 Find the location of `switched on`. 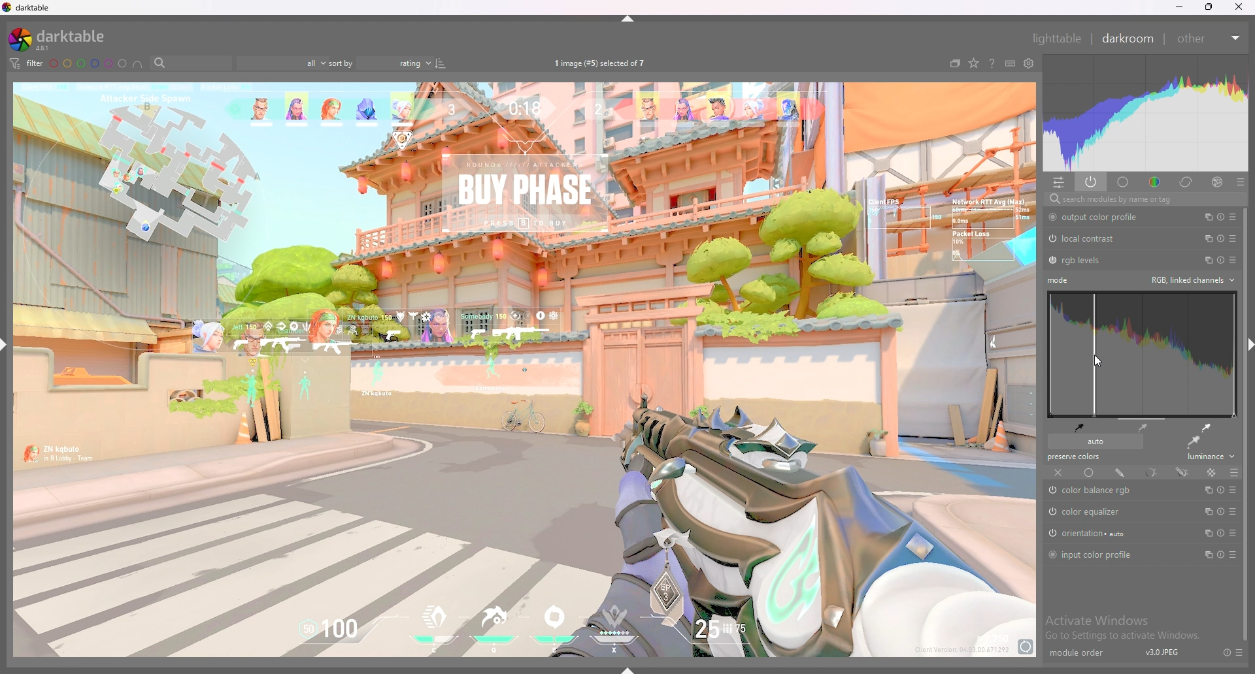

switched on is located at coordinates (1055, 491).